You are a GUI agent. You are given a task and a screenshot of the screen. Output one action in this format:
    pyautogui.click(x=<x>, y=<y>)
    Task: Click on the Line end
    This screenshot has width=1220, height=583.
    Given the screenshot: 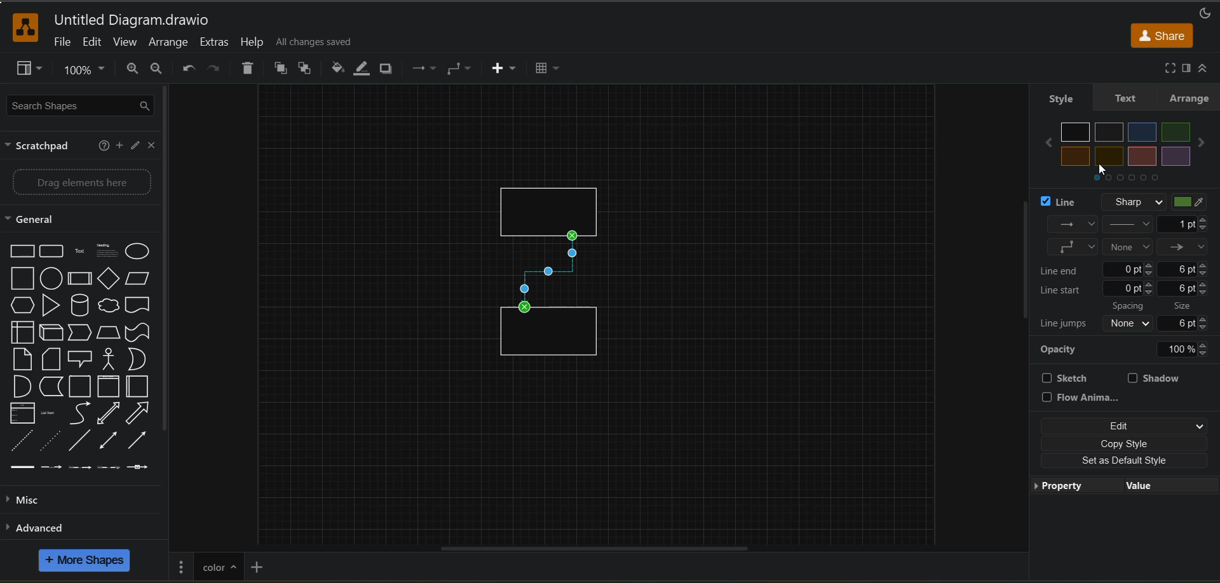 What is the action you would take?
    pyautogui.click(x=1066, y=269)
    